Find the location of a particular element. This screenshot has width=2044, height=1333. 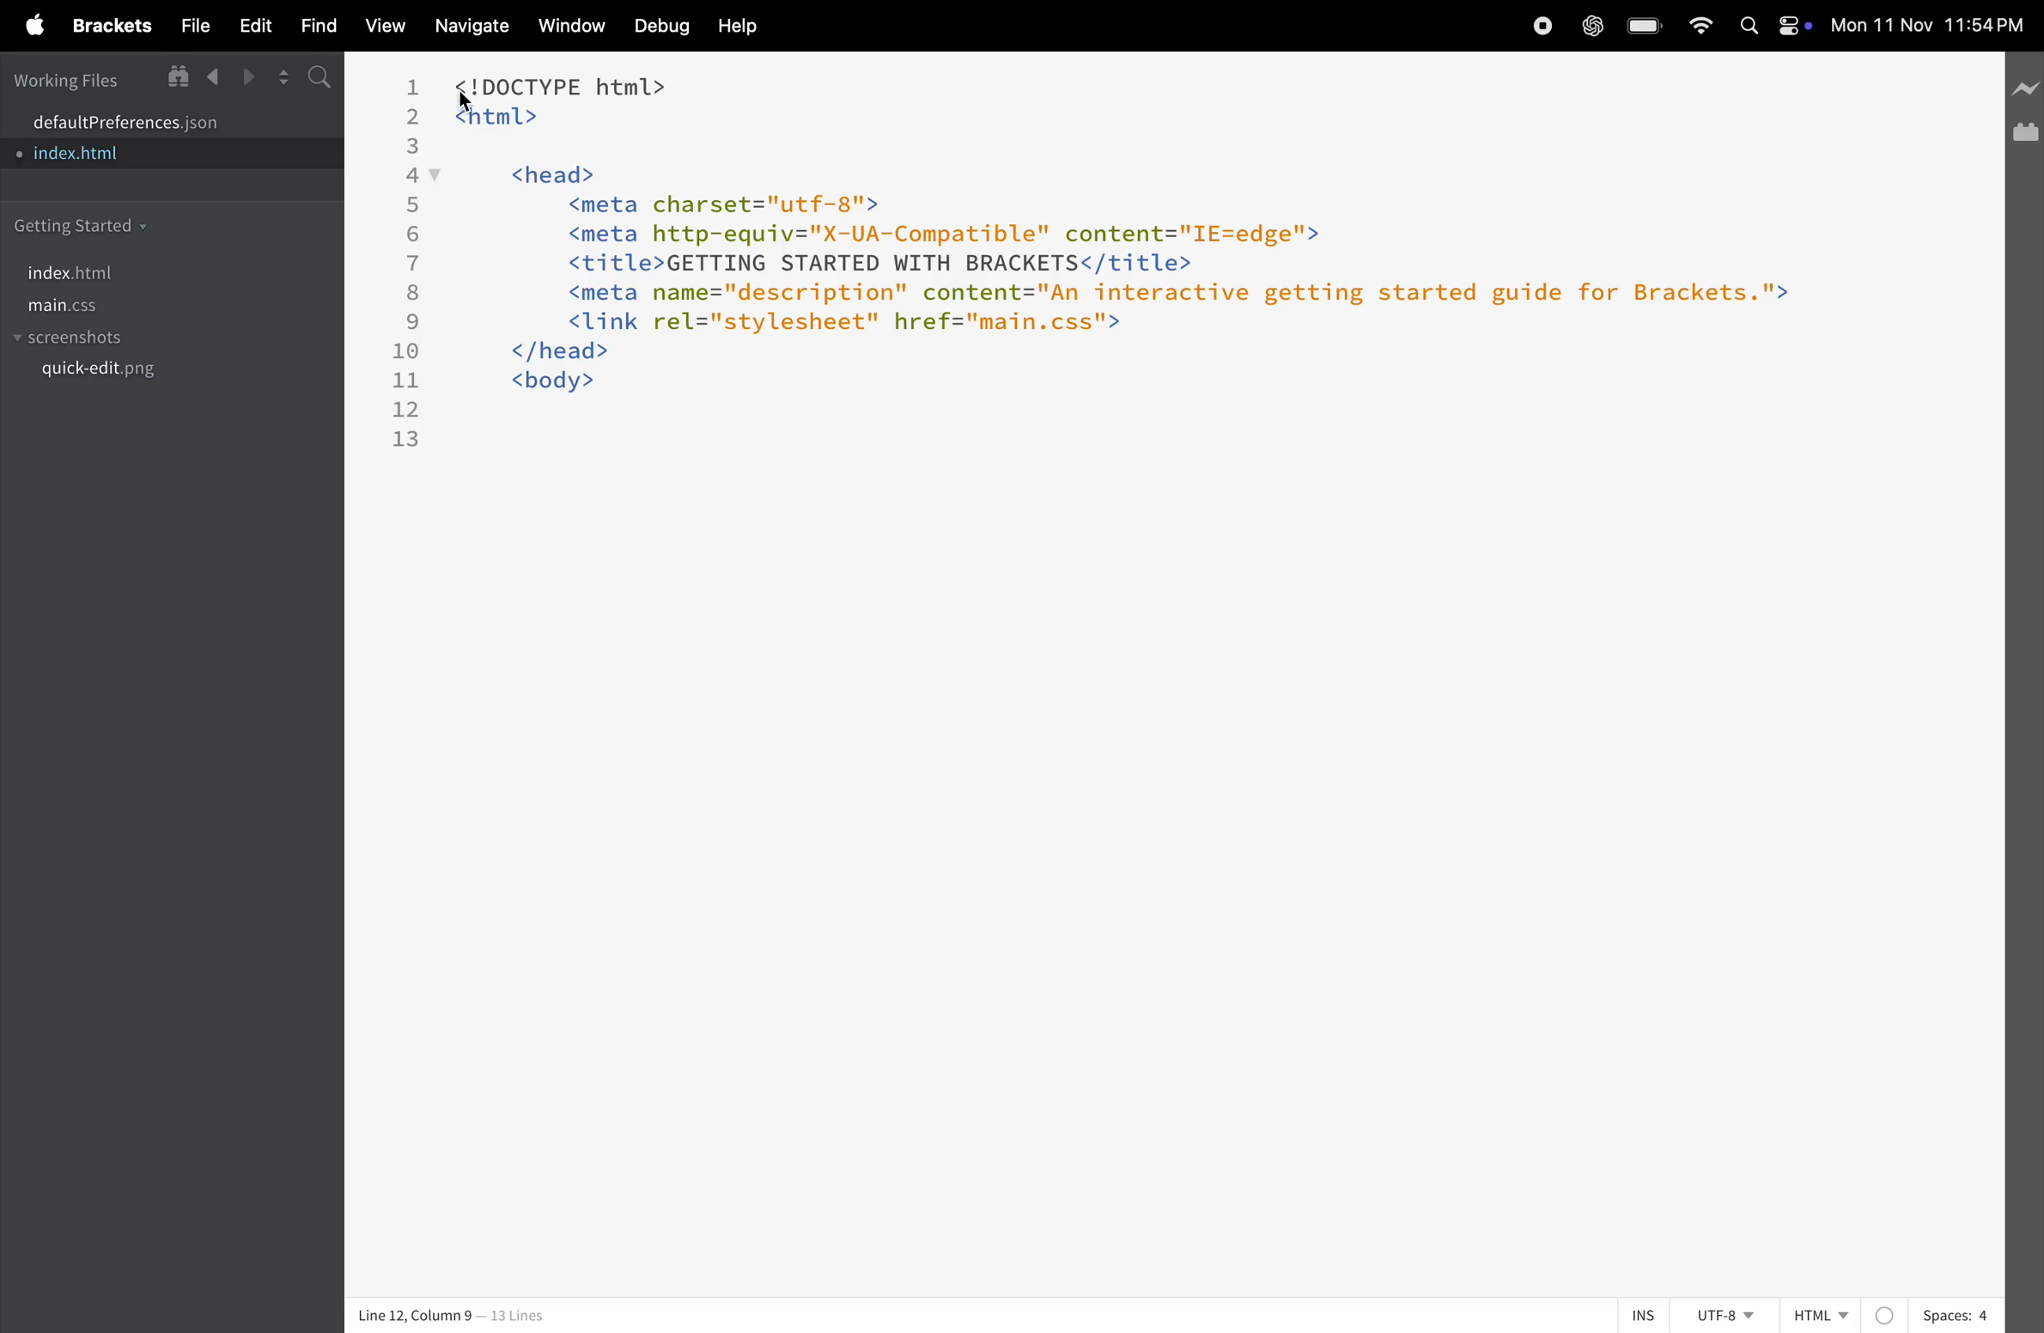

forward is located at coordinates (250, 77).